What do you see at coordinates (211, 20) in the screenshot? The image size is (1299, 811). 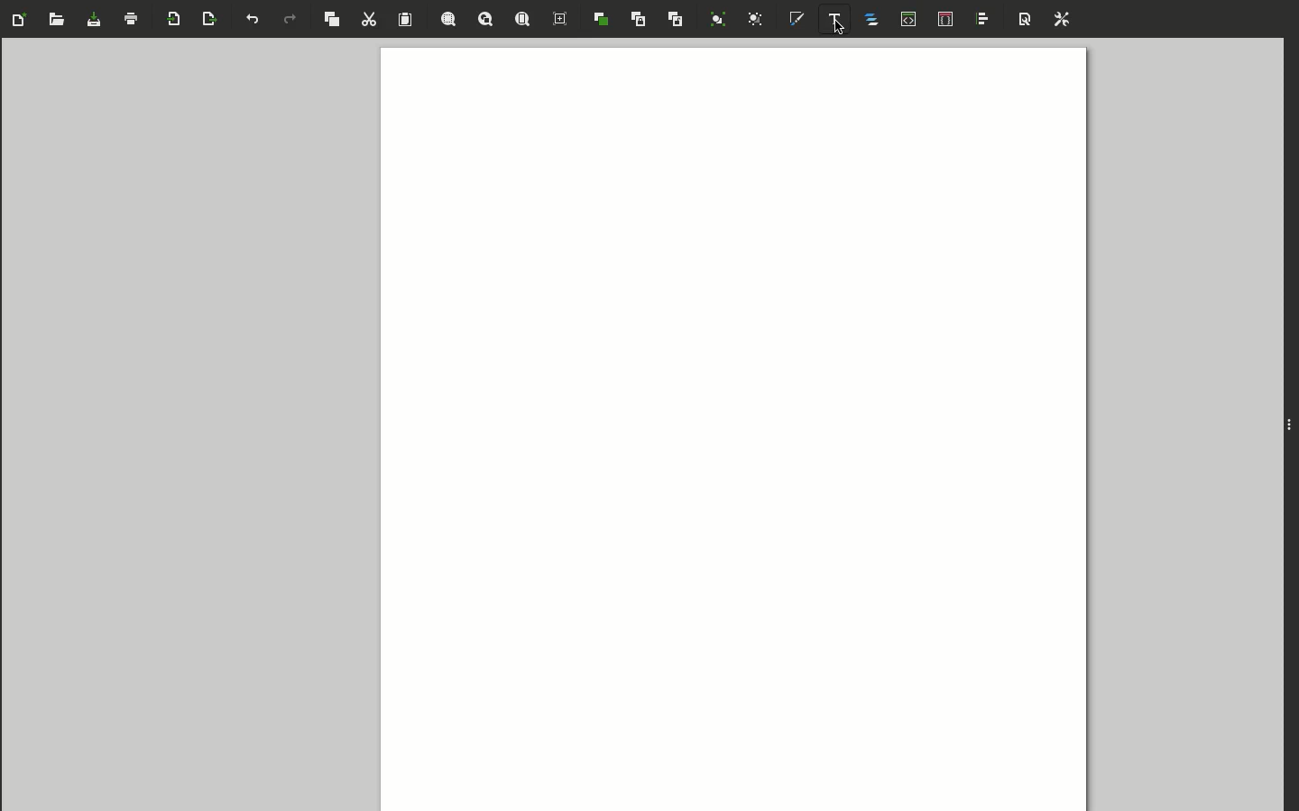 I see `Export` at bounding box center [211, 20].